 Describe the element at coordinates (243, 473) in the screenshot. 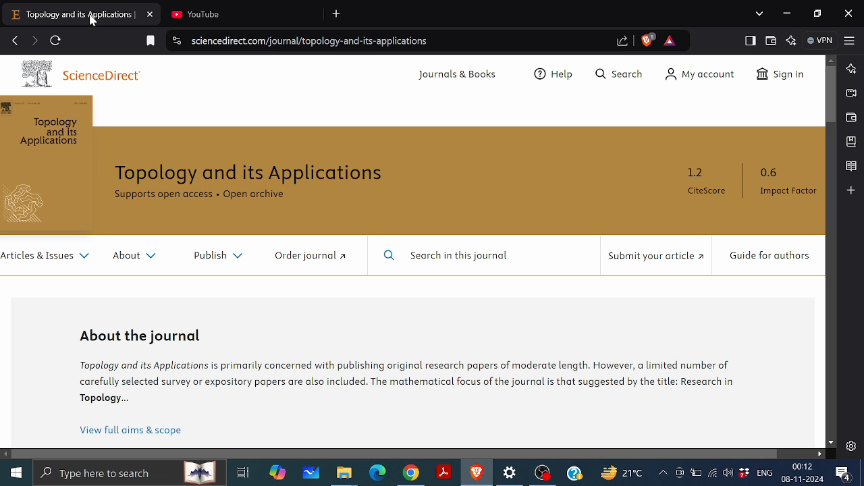

I see `Task view` at that location.